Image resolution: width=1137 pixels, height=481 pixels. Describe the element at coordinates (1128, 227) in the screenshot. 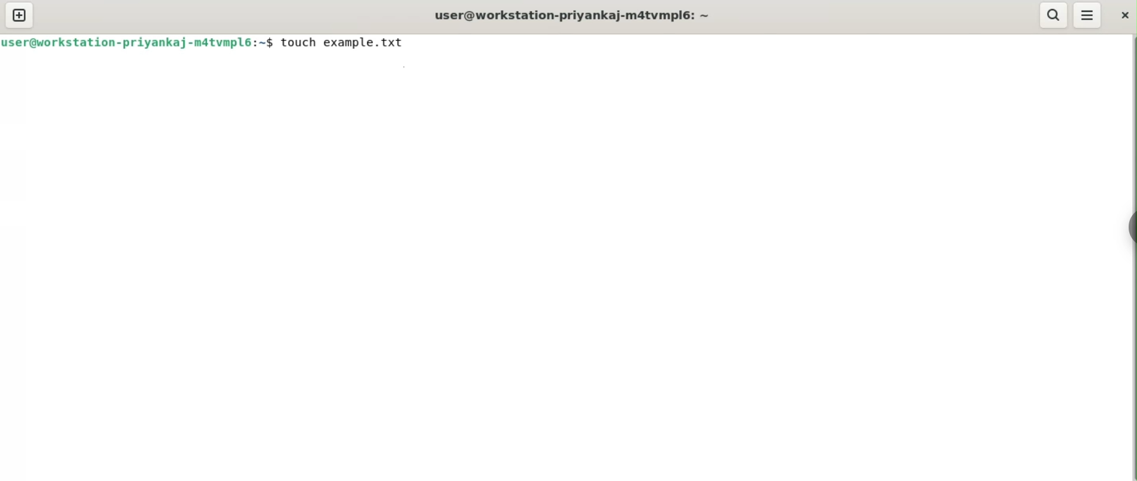

I see `sidebar` at that location.